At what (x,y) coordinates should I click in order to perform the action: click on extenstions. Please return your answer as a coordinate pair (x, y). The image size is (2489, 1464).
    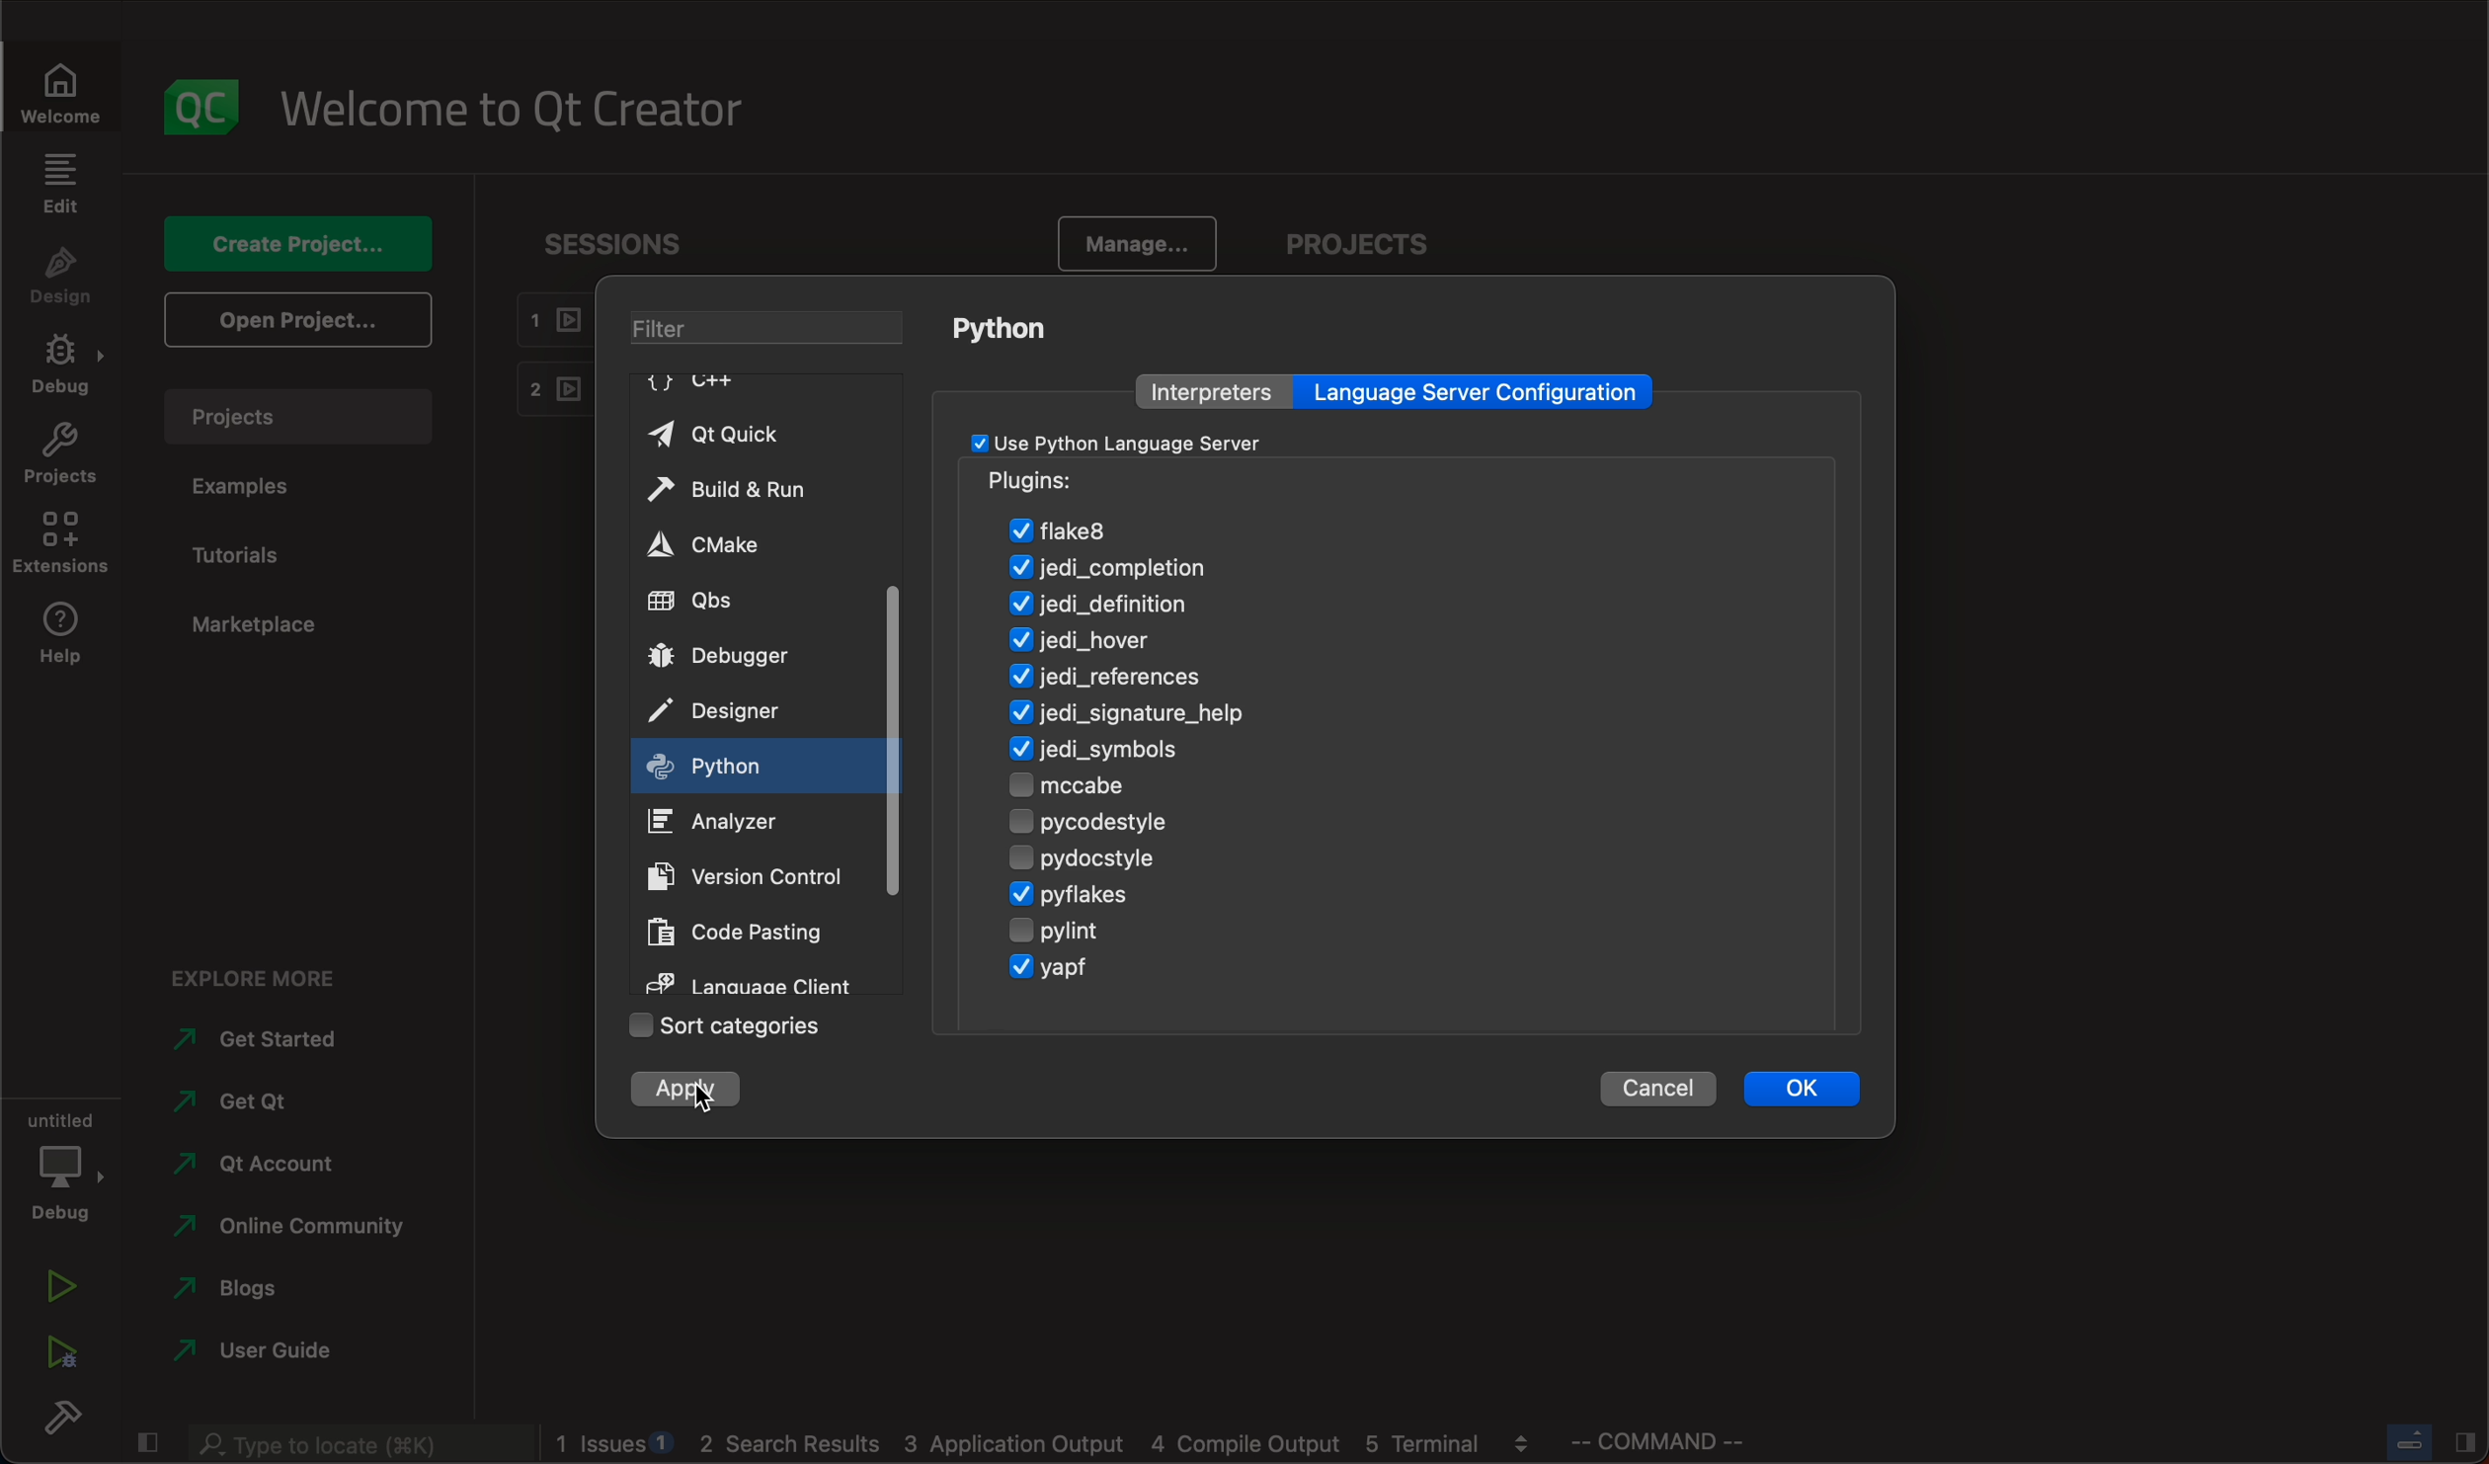
    Looking at the image, I should click on (58, 541).